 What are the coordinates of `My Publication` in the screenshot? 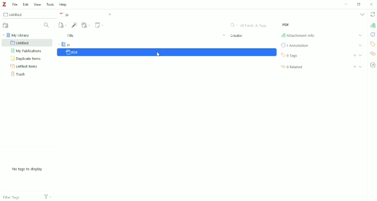 It's located at (28, 51).